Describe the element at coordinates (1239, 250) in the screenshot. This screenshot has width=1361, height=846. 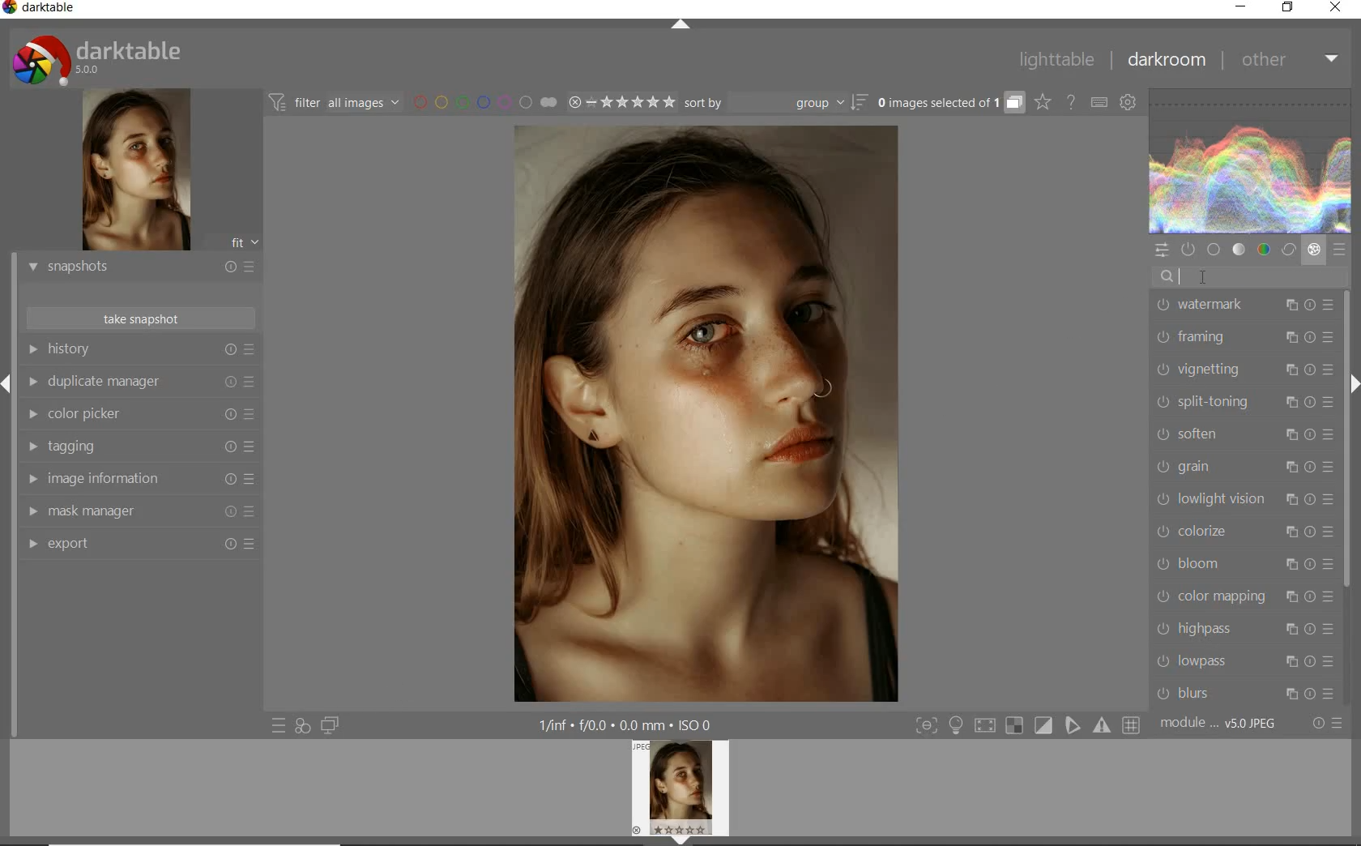
I see `tone` at that location.